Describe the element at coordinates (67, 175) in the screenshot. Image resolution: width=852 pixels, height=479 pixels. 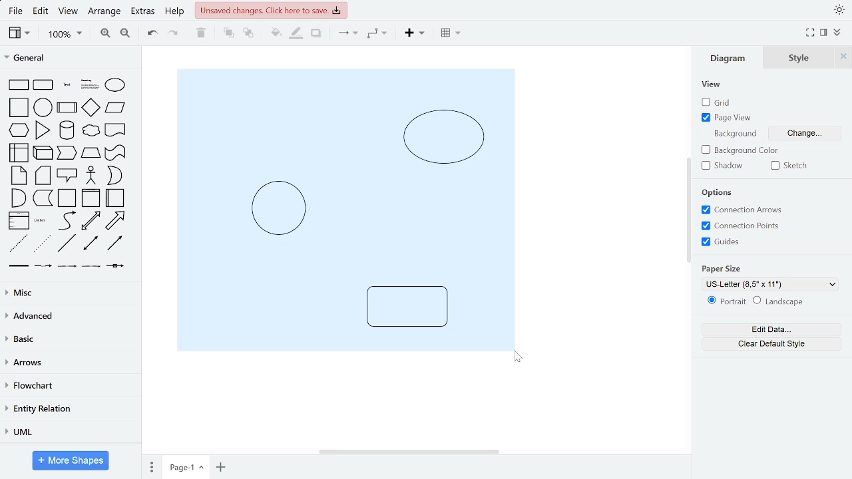
I see `callout` at that location.